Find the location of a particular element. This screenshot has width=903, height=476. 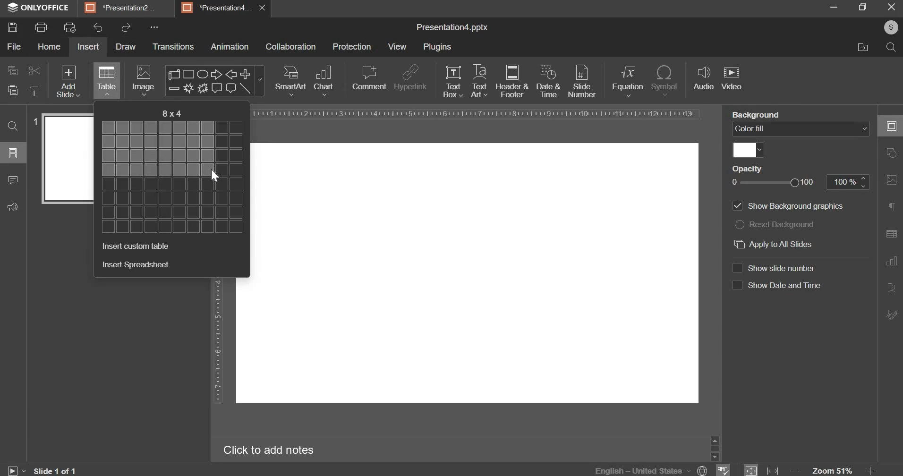

set text language is located at coordinates (642, 470).